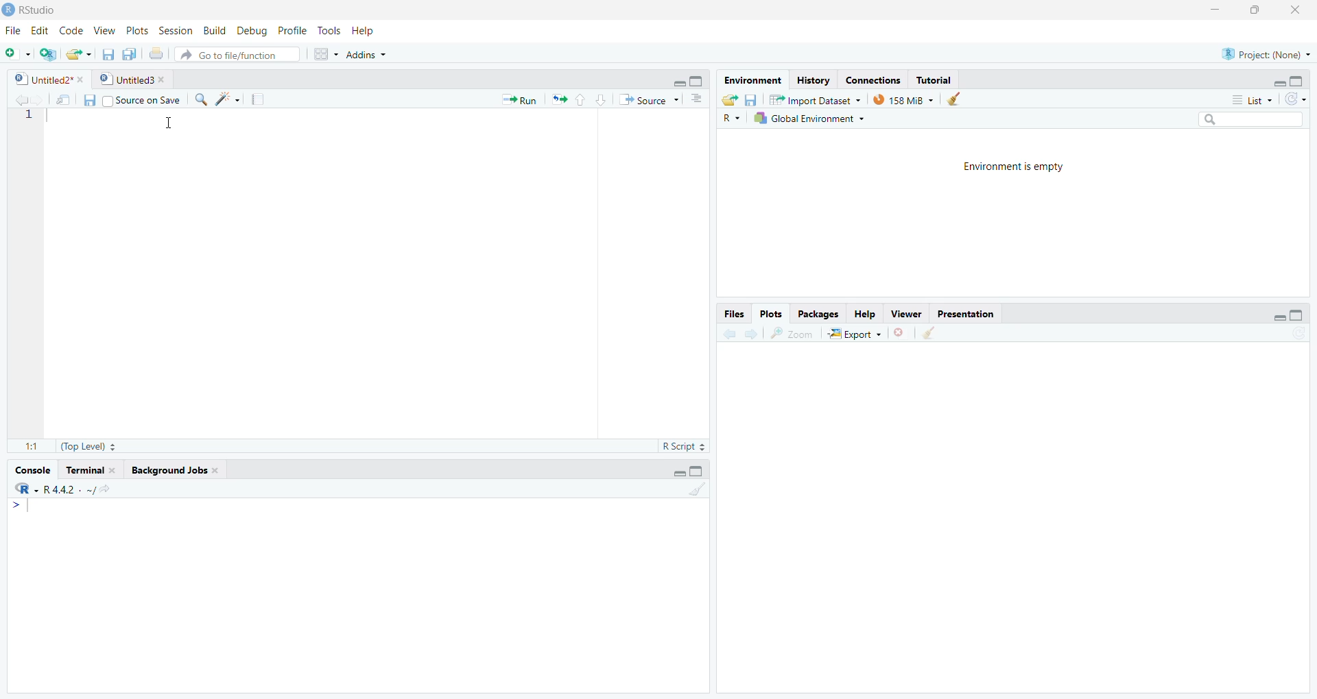 This screenshot has width=1317, height=699. Describe the element at coordinates (241, 54) in the screenshot. I see `Go to file/function` at that location.